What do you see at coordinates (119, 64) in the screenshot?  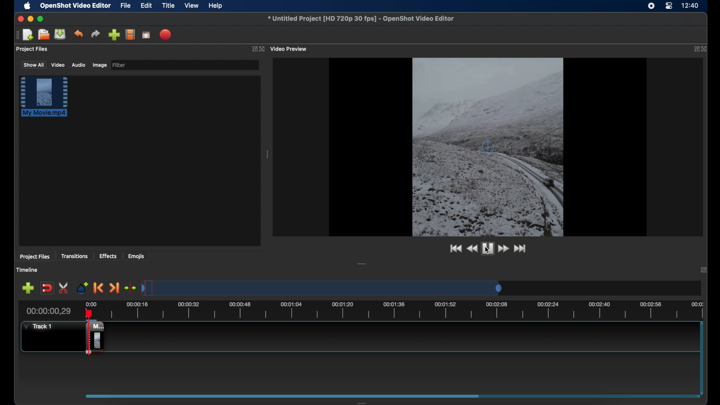 I see `filter` at bounding box center [119, 64].